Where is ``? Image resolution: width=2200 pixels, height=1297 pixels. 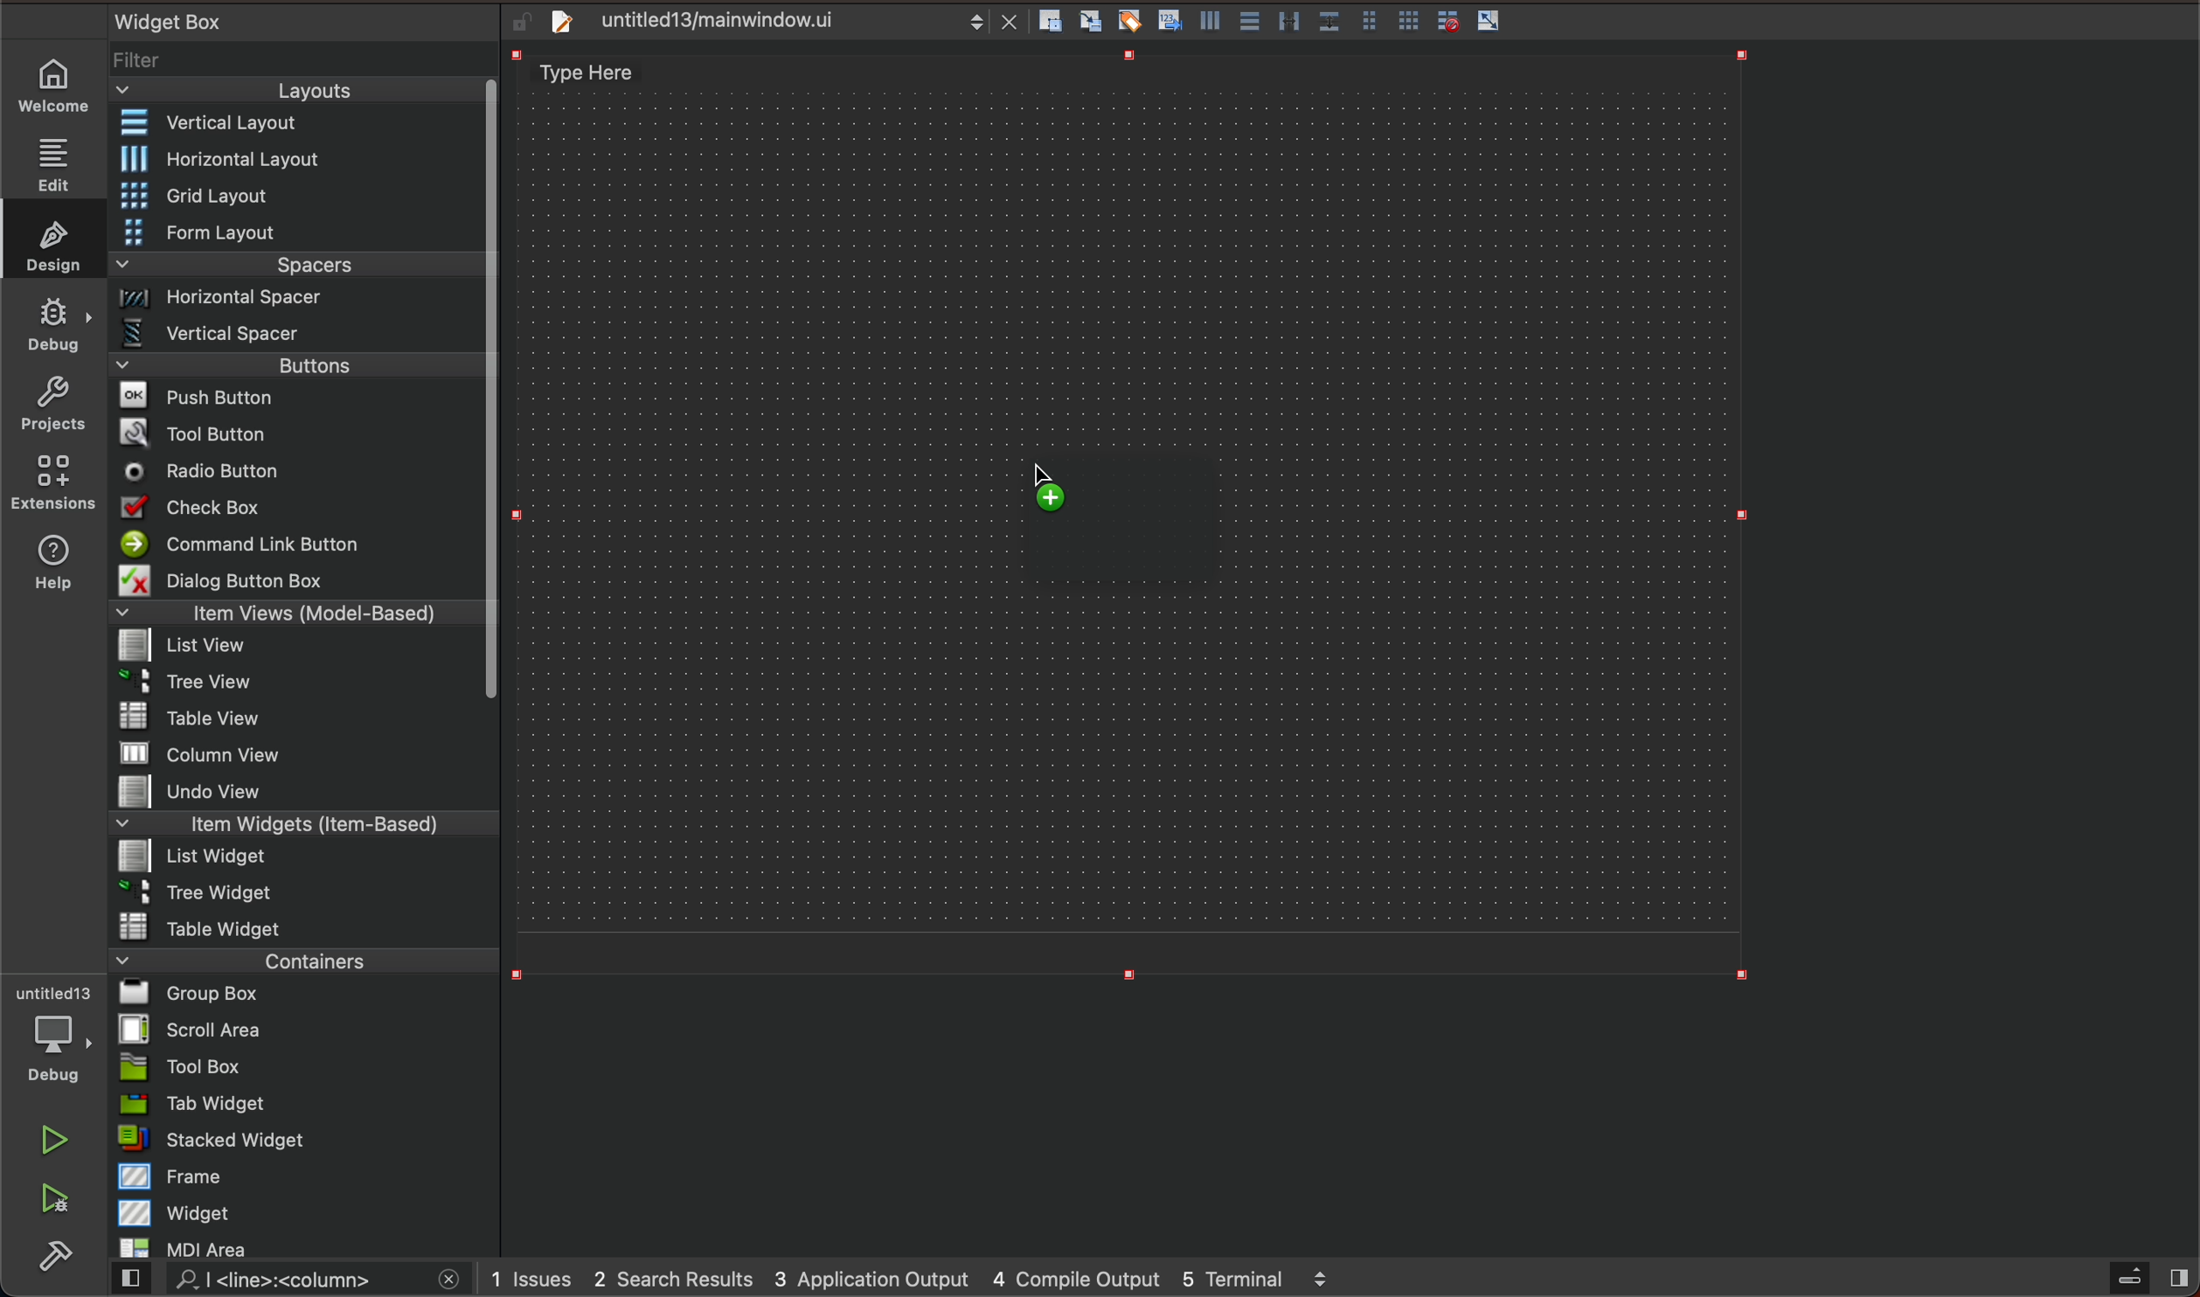
 is located at coordinates (55, 1139).